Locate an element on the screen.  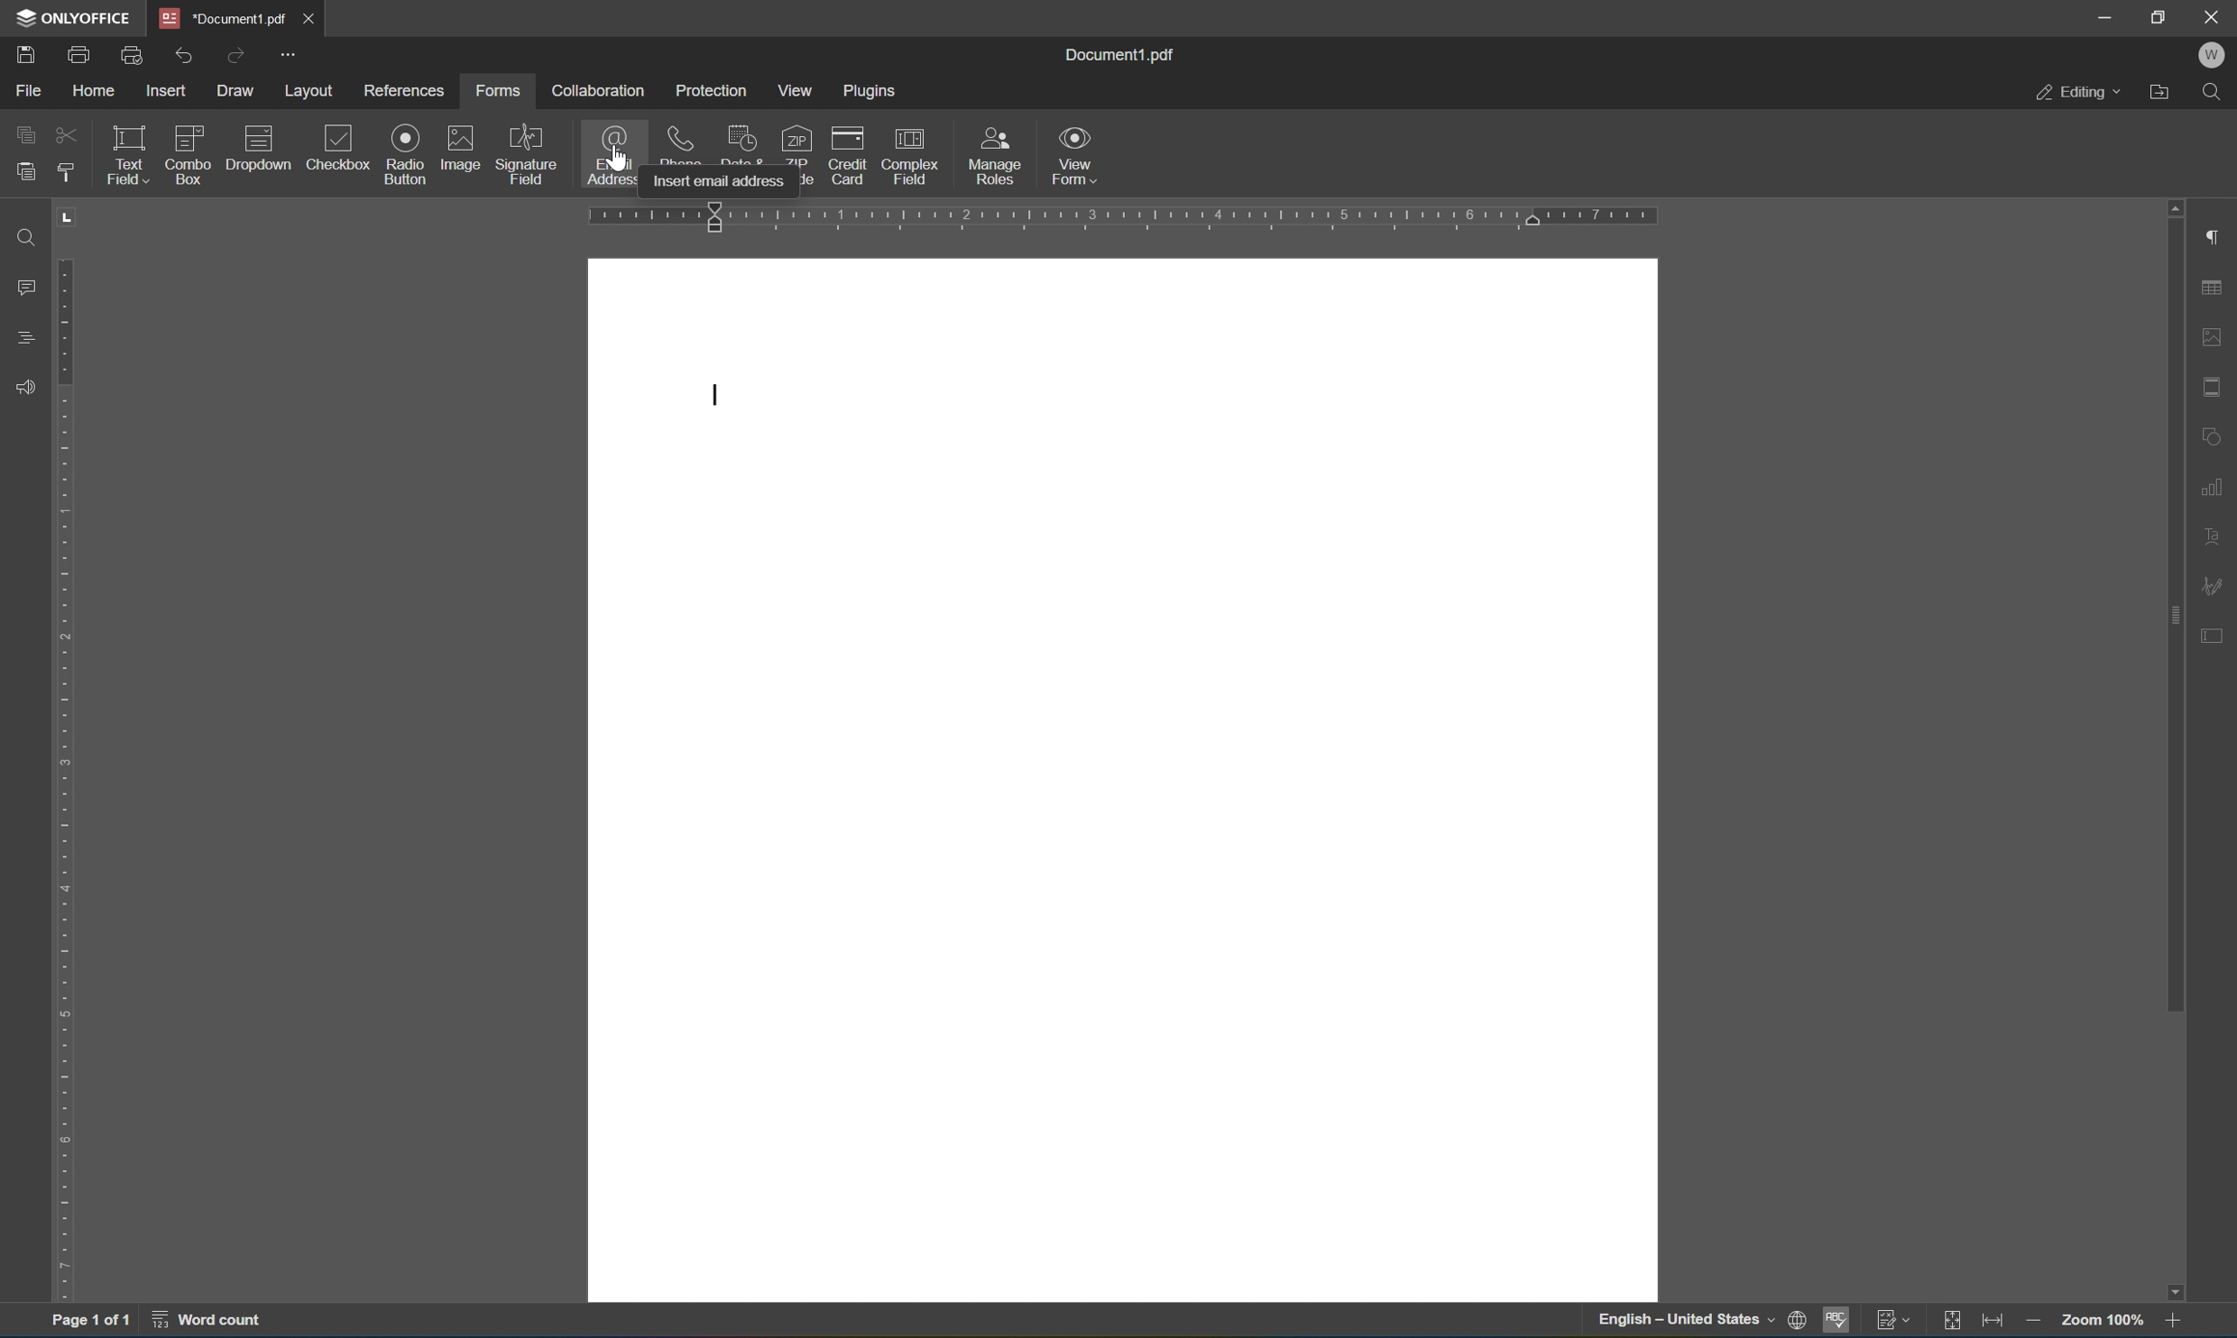
chart settings is located at coordinates (2214, 490).